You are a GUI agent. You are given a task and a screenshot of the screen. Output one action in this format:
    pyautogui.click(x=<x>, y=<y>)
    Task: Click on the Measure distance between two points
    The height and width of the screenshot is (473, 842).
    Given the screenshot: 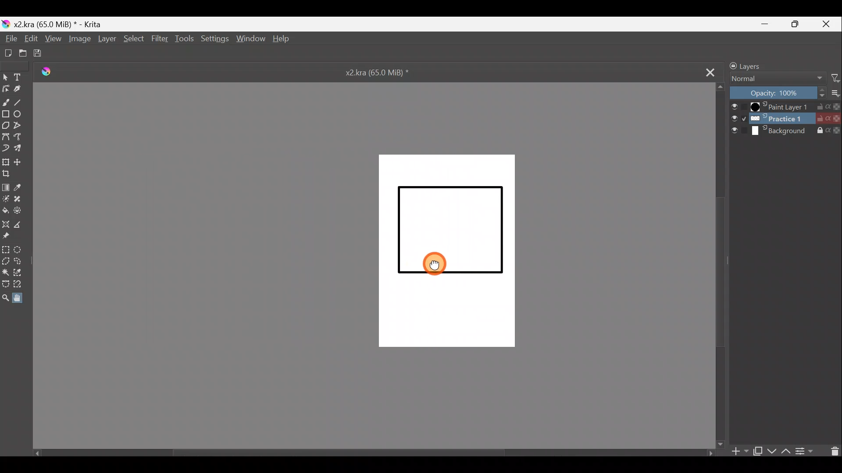 What is the action you would take?
    pyautogui.click(x=19, y=225)
    